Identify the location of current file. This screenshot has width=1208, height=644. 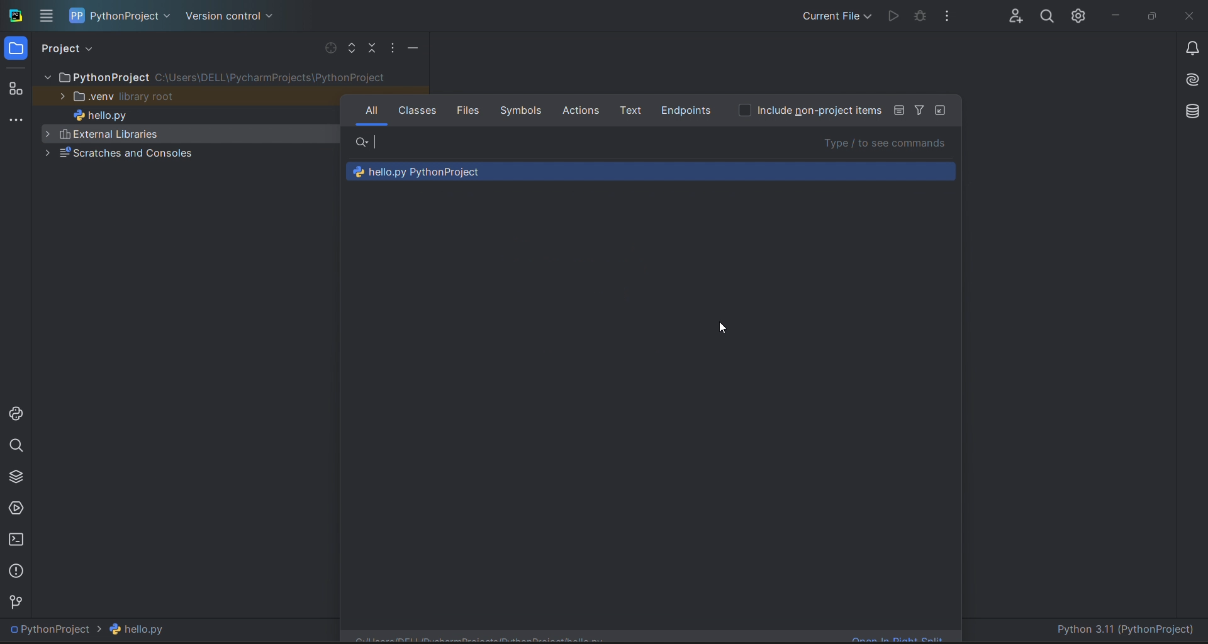
(834, 16).